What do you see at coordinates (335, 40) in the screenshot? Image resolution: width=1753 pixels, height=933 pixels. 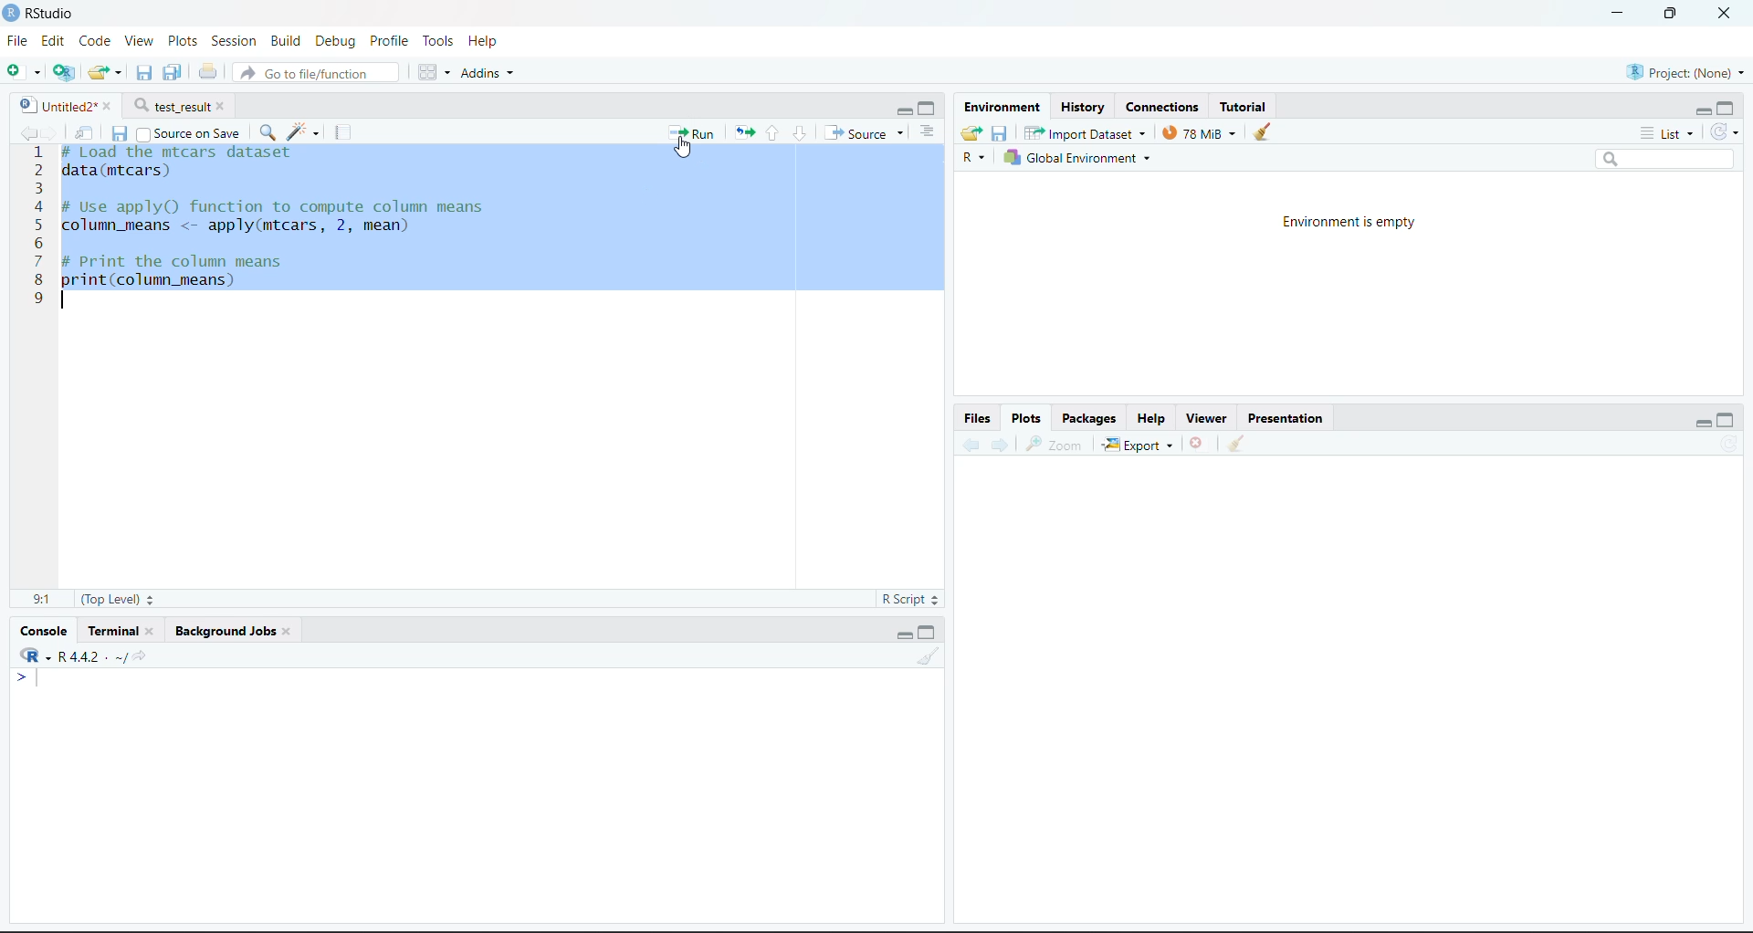 I see `Debug` at bounding box center [335, 40].